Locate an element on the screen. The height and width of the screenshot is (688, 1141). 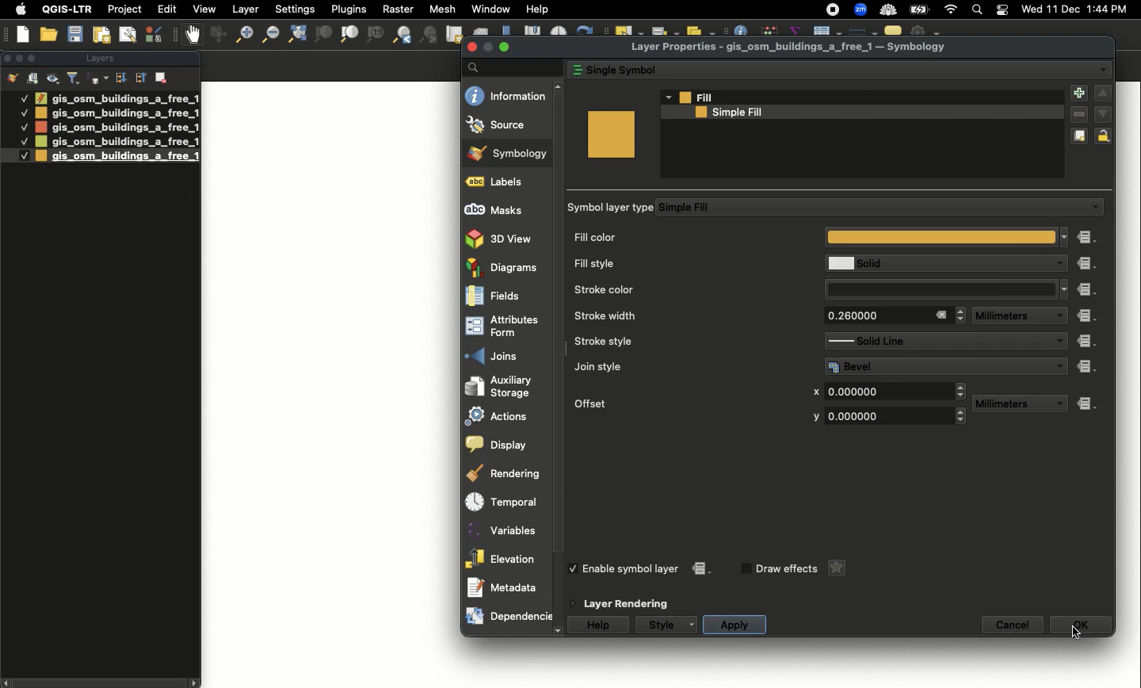
 is located at coordinates (7, 35).